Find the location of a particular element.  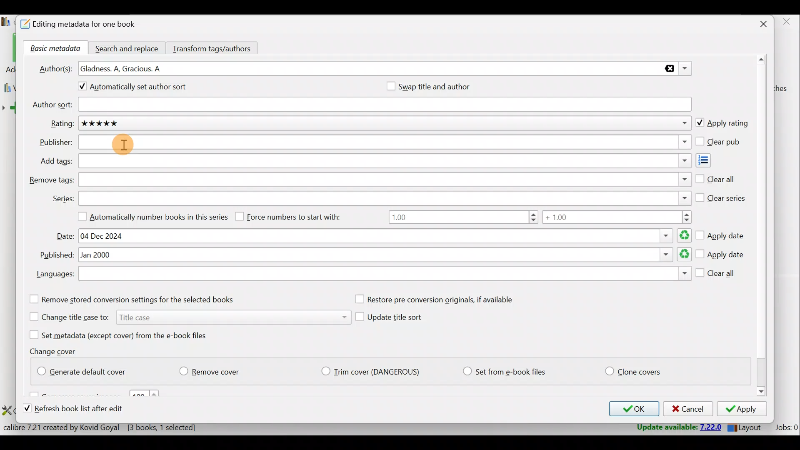

Automatically set author sort is located at coordinates (139, 88).